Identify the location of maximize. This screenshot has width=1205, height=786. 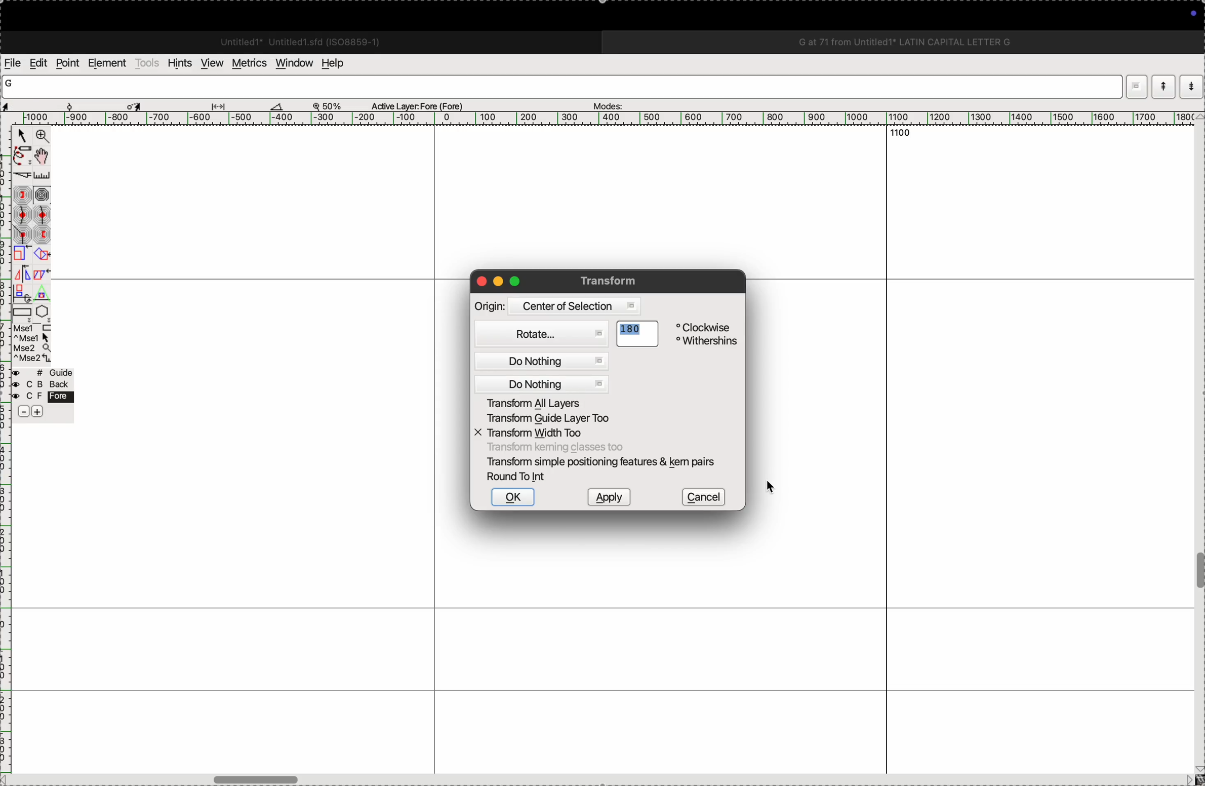
(519, 282).